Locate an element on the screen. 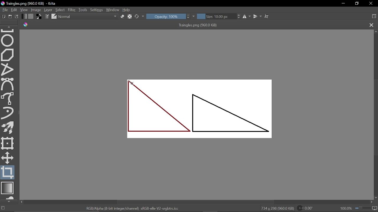 This screenshot has width=378, height=212. Move a layer is located at coordinates (7, 157).